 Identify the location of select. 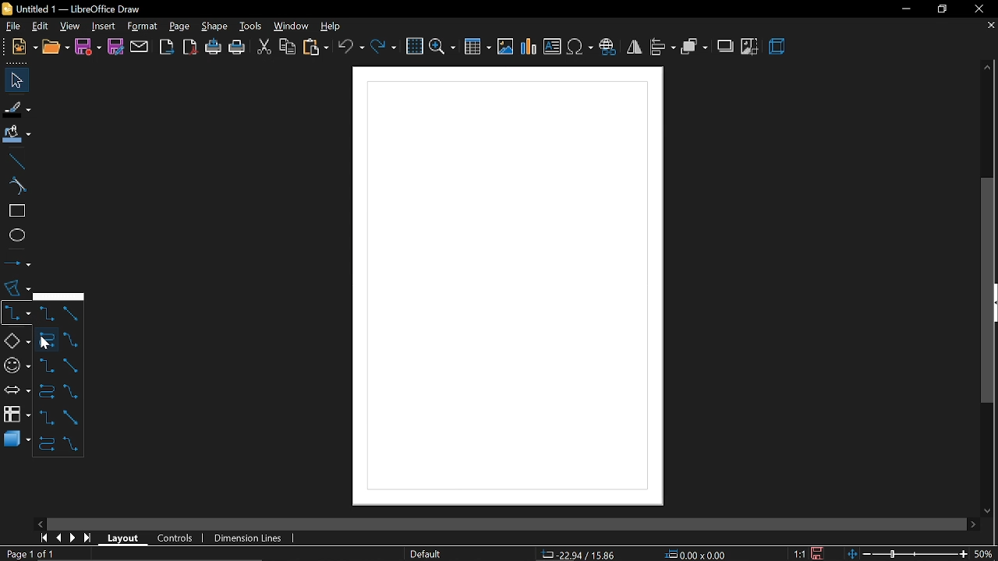
(14, 80).